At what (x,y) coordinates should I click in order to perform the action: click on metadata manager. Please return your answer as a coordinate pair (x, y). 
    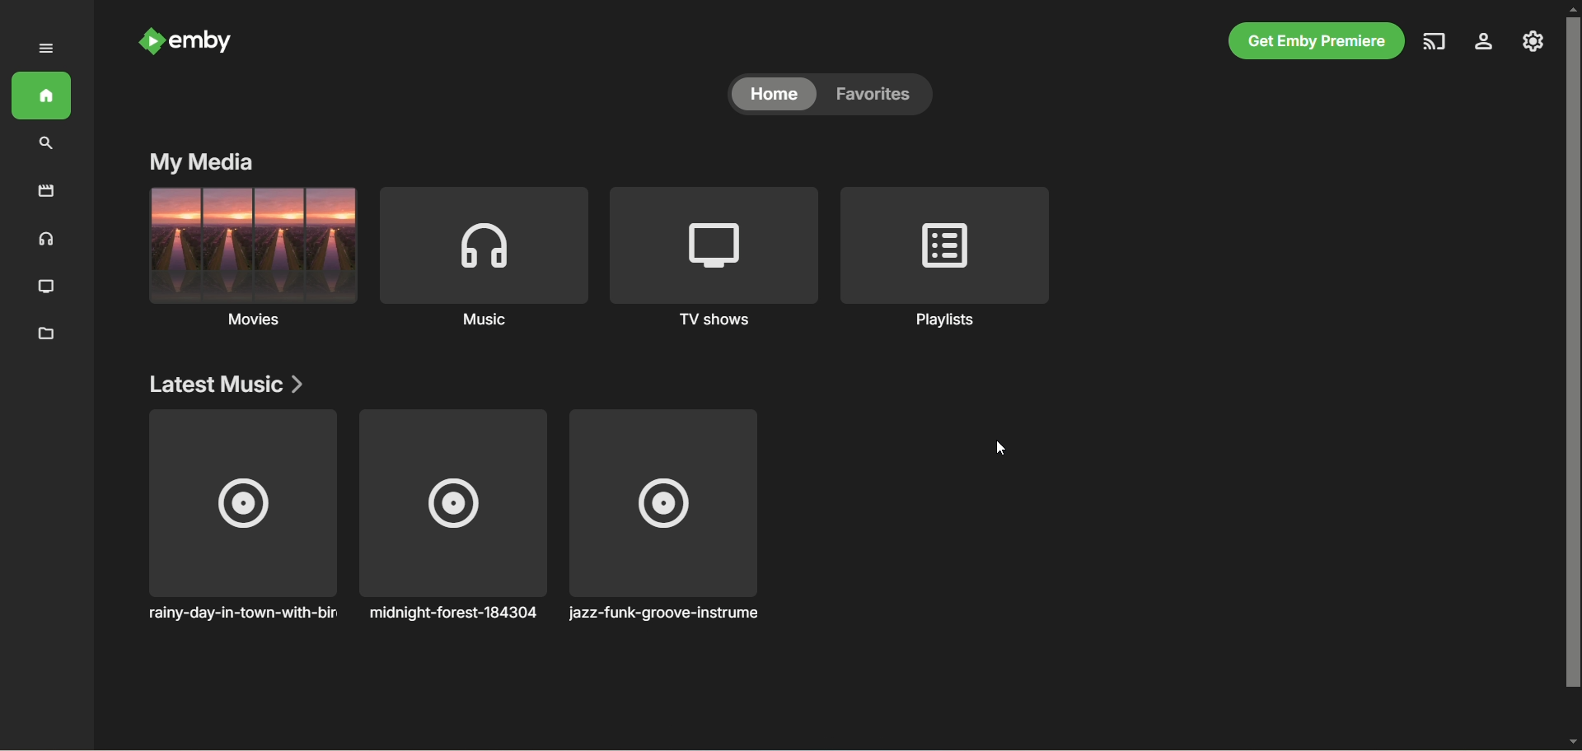
    Looking at the image, I should click on (47, 336).